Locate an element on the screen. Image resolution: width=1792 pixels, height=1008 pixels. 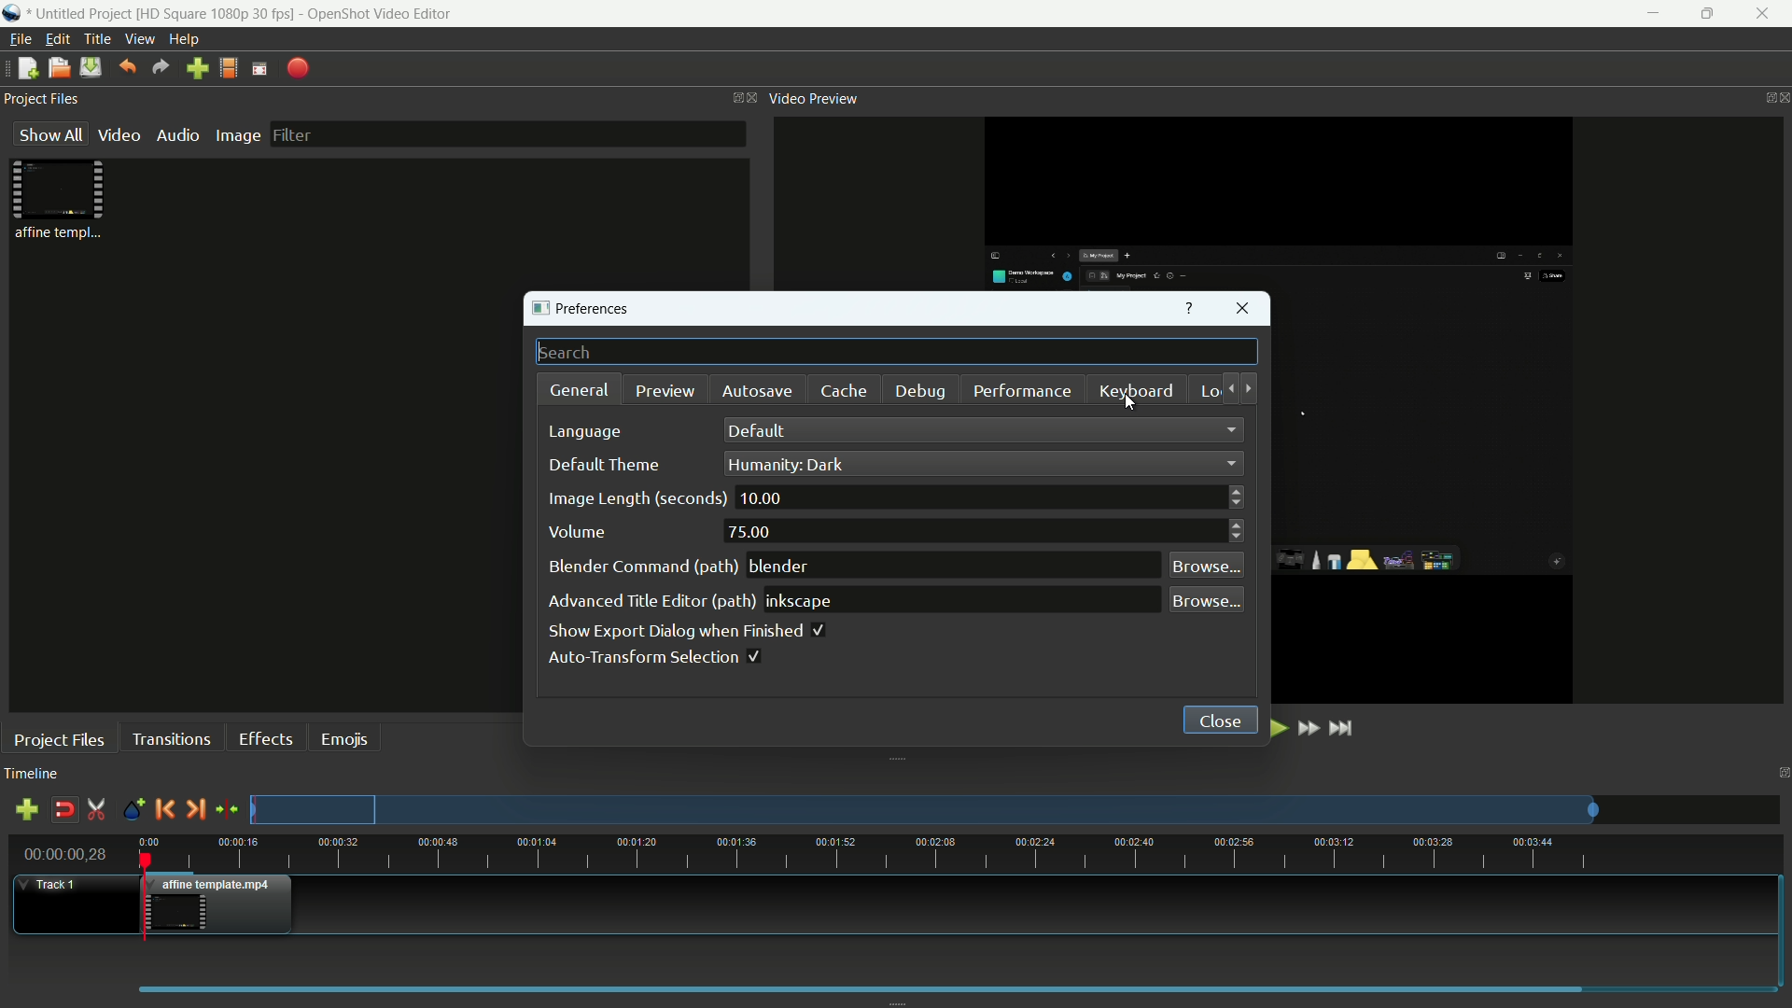
blender is located at coordinates (777, 565).